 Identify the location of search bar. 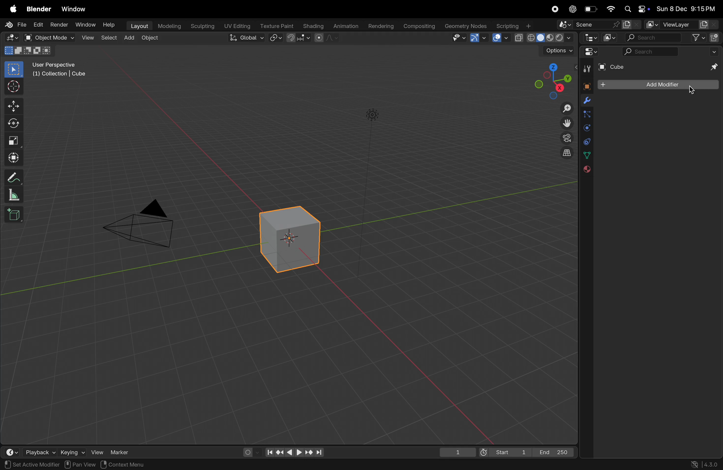
(652, 38).